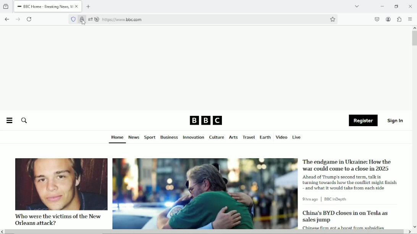 This screenshot has width=417, height=234. What do you see at coordinates (81, 20) in the screenshot?
I see `Verified by Google Trust Services` at bounding box center [81, 20].